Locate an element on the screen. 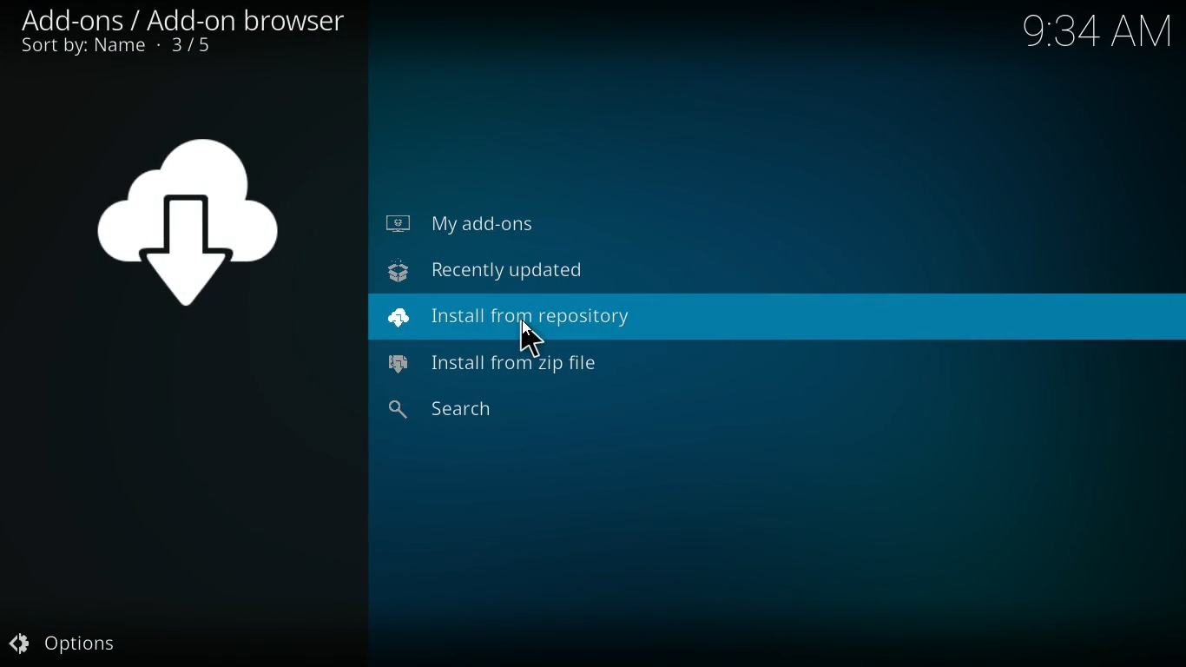 This screenshot has width=1186, height=667. install from zip file is located at coordinates (499, 364).